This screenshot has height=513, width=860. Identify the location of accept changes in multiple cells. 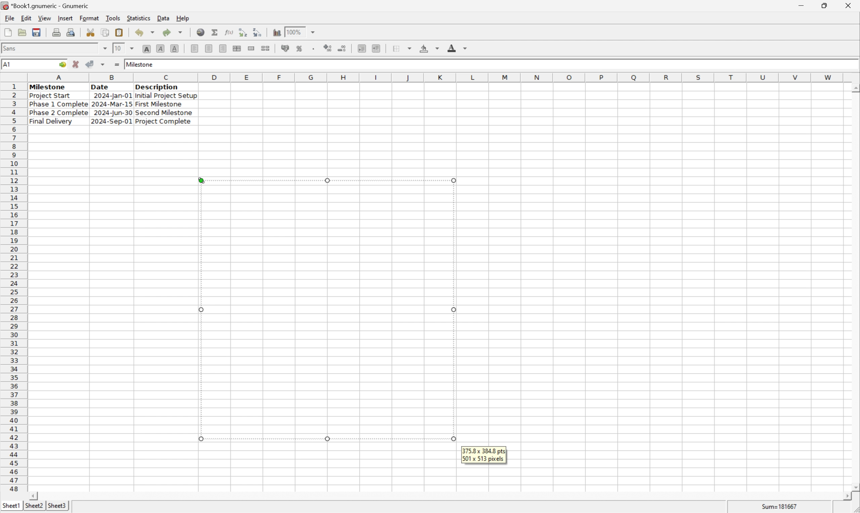
(104, 66).